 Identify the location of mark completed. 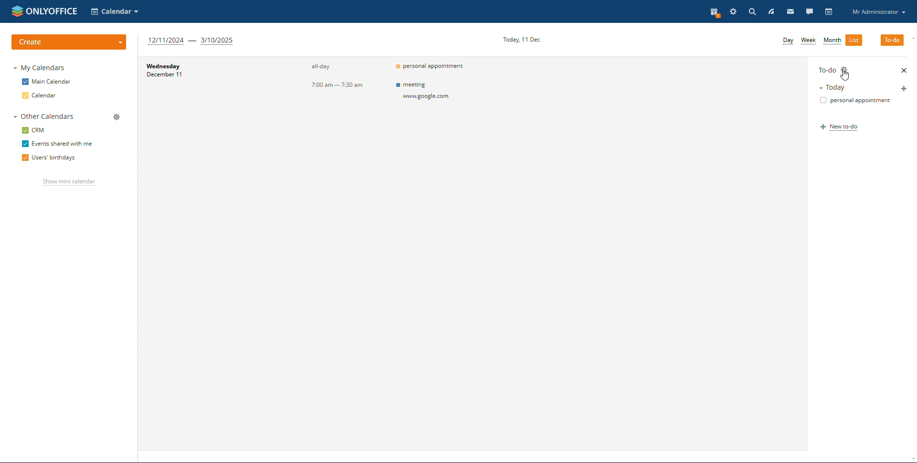
(853, 101).